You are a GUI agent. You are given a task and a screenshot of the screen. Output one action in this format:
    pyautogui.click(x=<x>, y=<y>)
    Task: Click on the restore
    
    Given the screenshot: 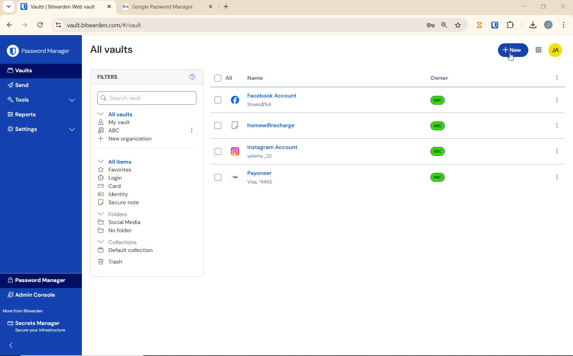 What is the action you would take?
    pyautogui.click(x=543, y=6)
    